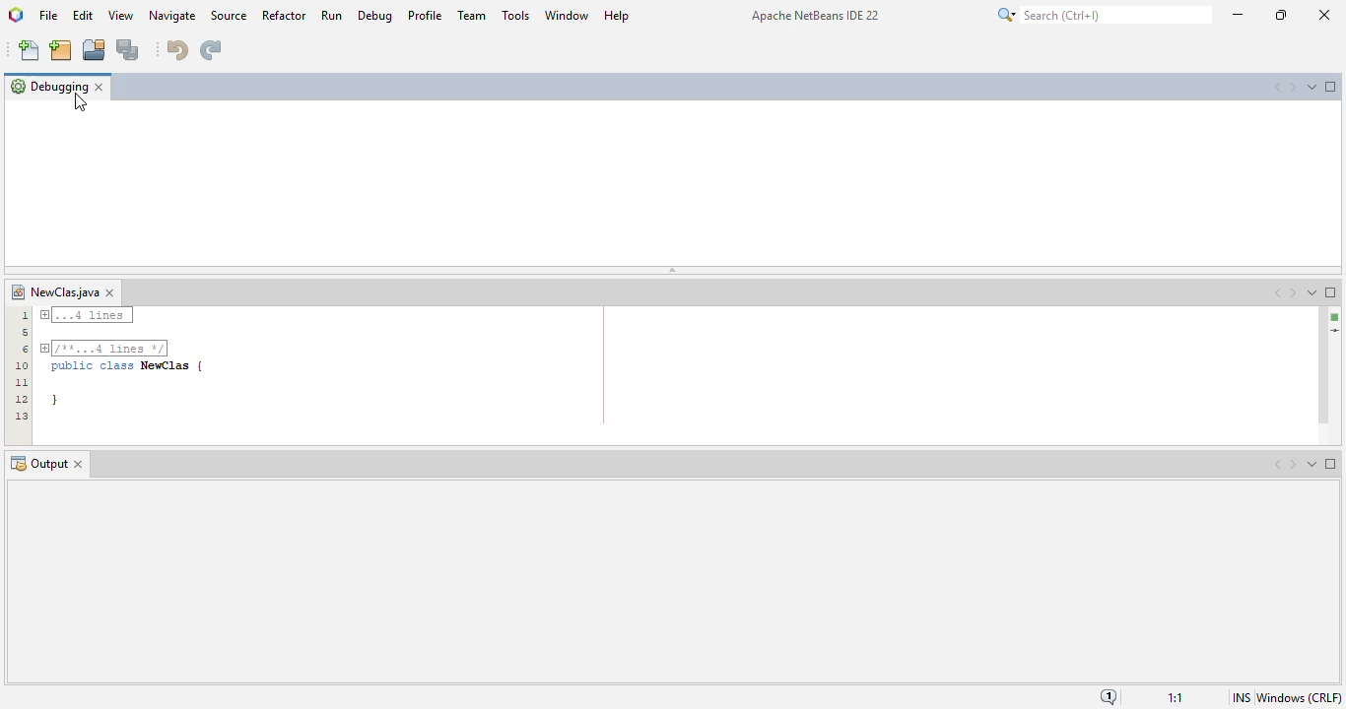 Image resolution: width=1346 pixels, height=709 pixels. I want to click on 1:1, so click(1178, 695).